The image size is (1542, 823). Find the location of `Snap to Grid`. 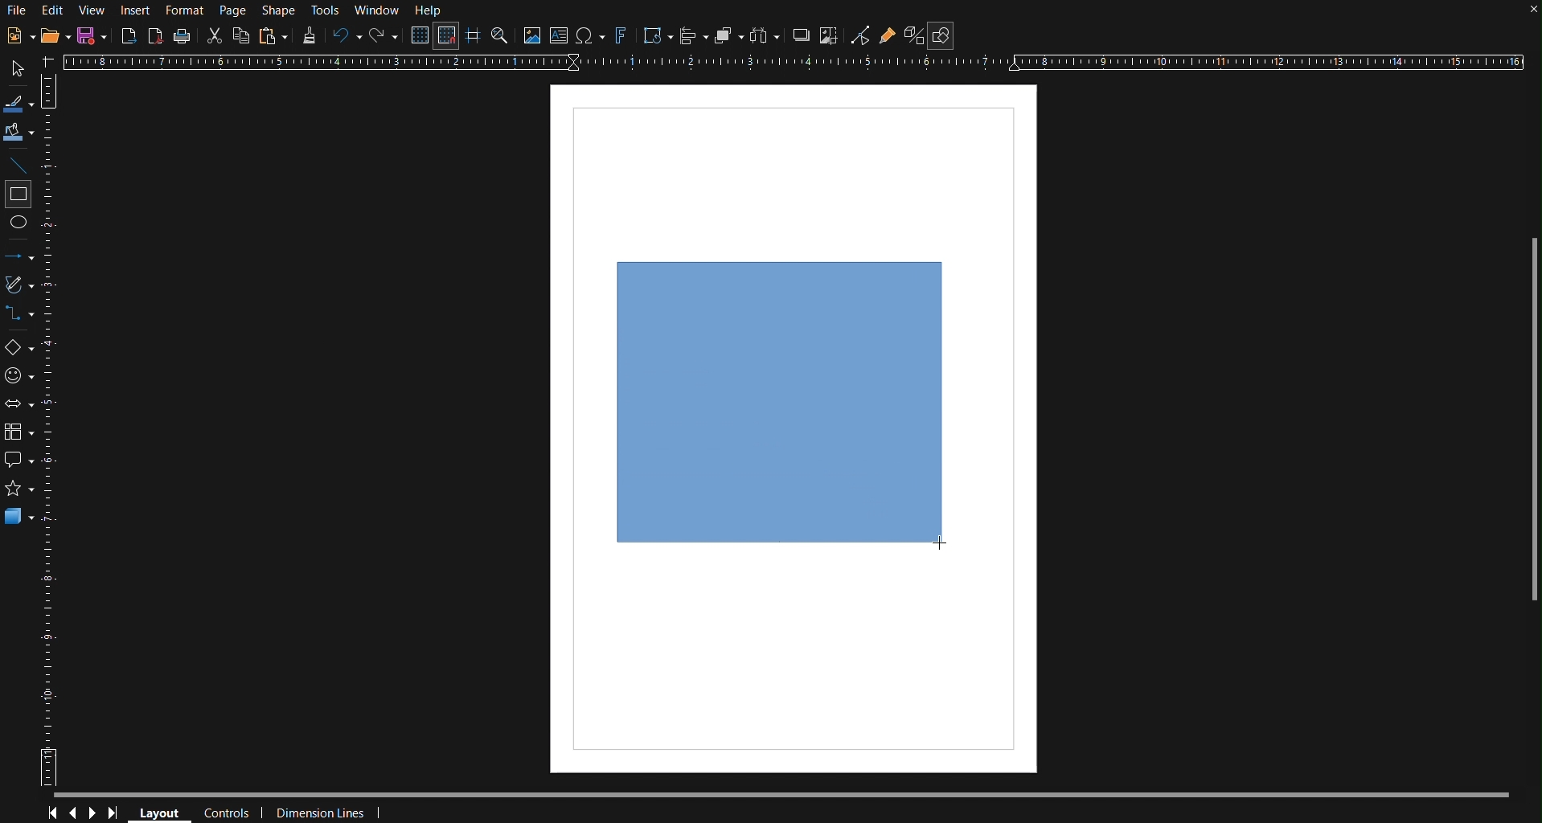

Snap to Grid is located at coordinates (445, 35).